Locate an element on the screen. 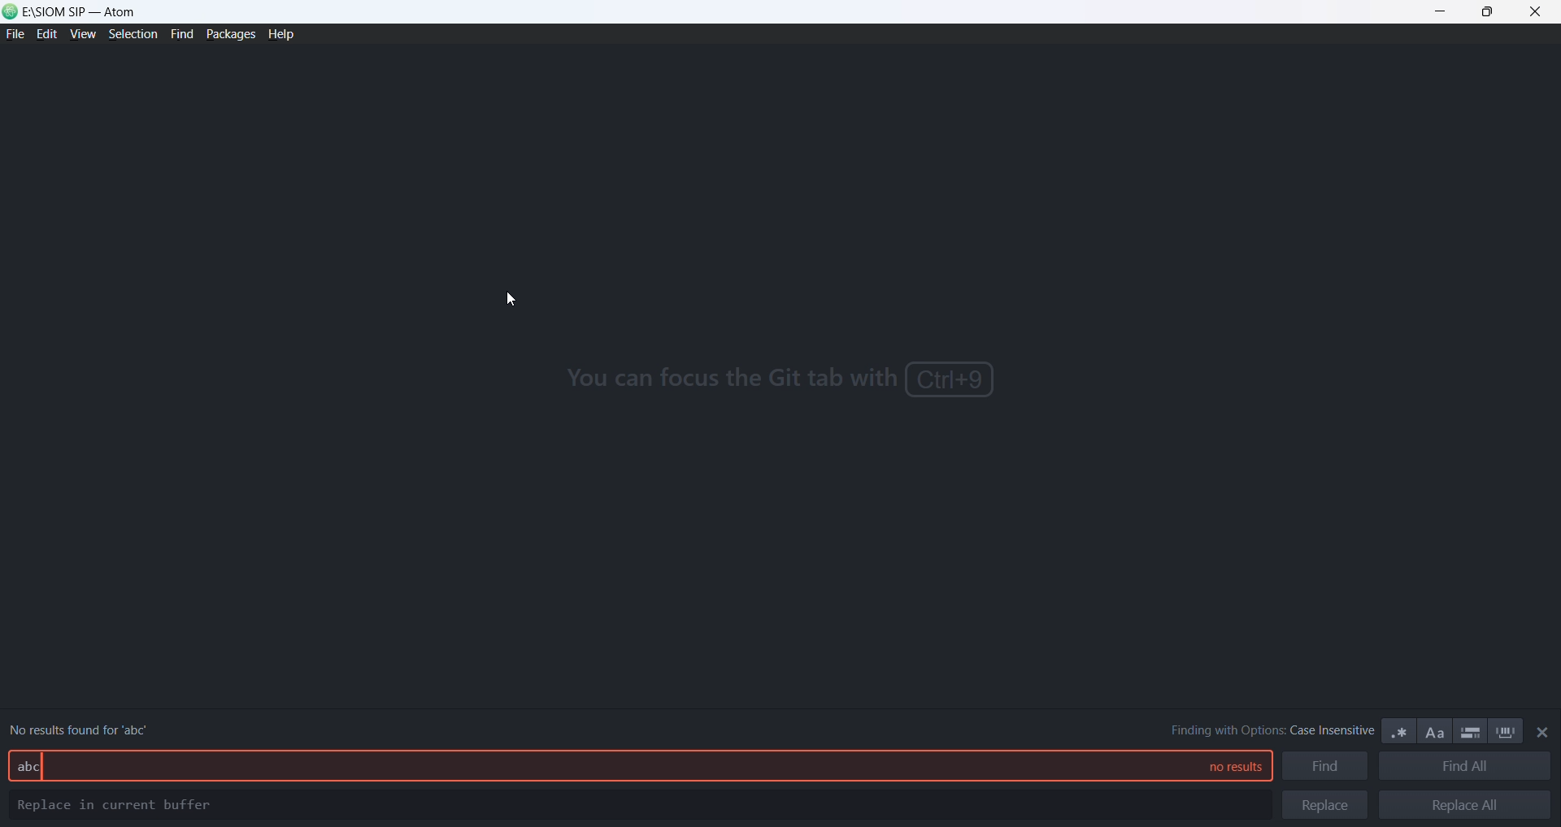  matchcase is located at coordinates (1437, 734).